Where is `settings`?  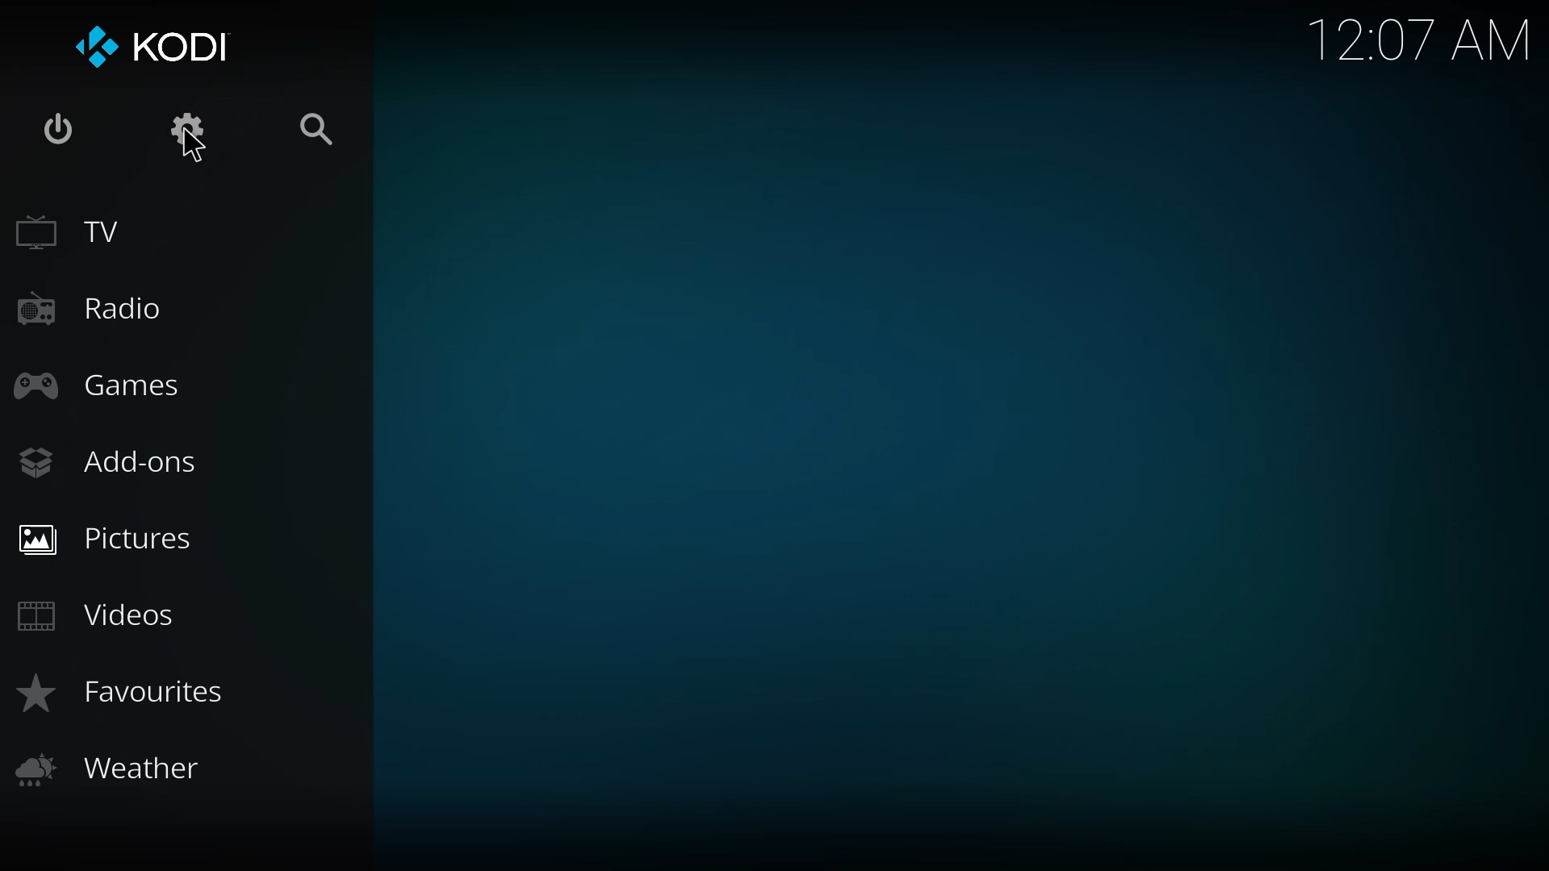
settings is located at coordinates (187, 127).